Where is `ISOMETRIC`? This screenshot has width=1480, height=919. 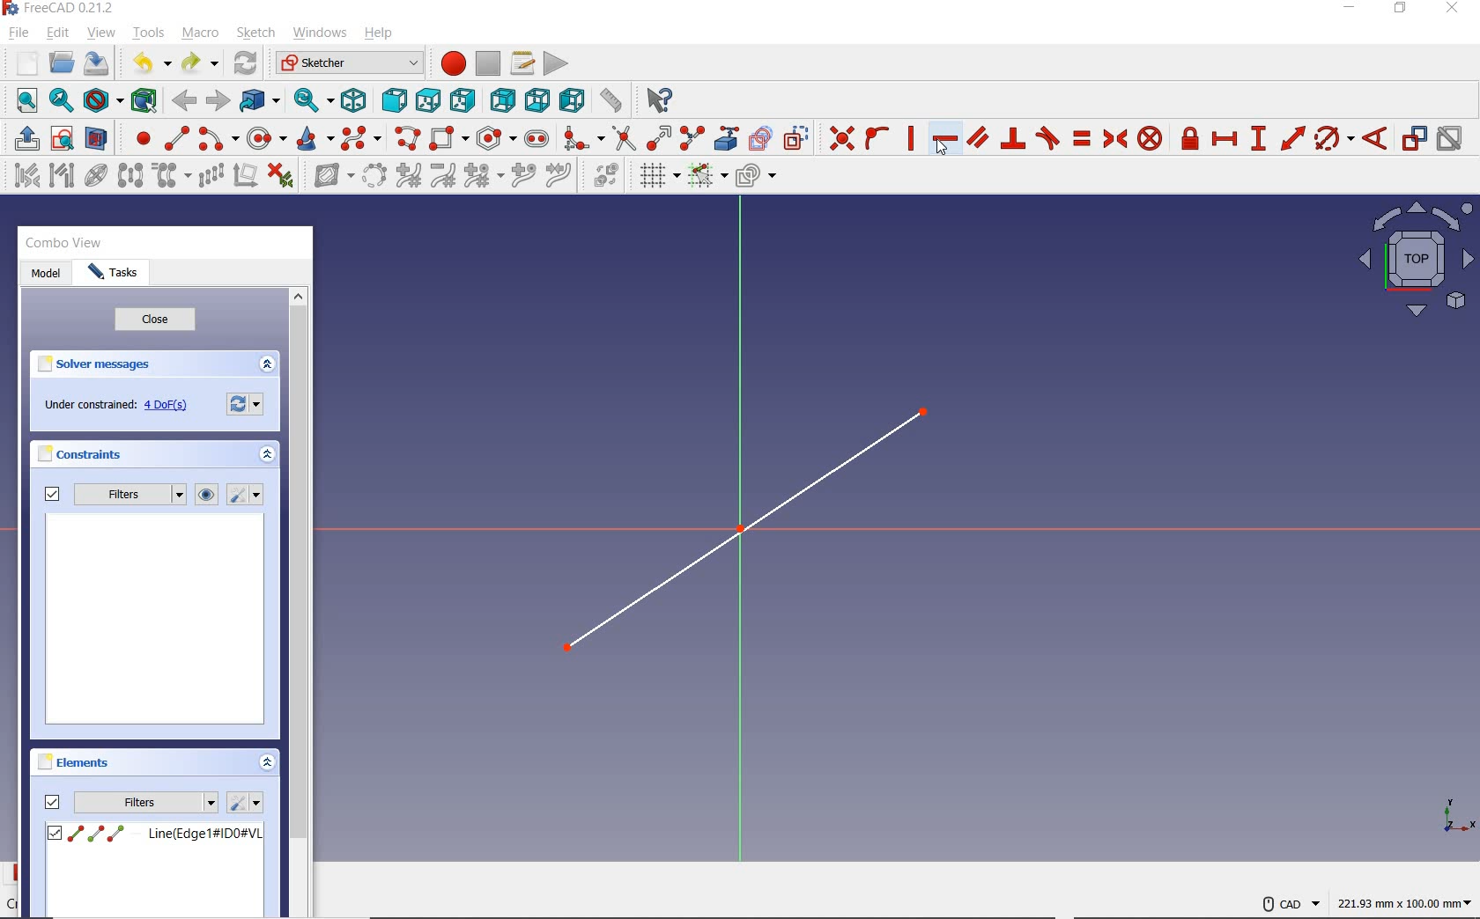 ISOMETRIC is located at coordinates (356, 99).